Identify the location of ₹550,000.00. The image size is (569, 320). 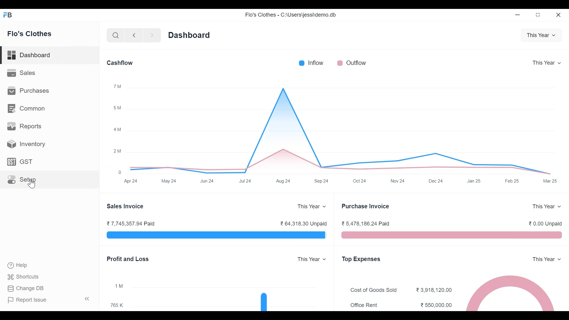
(434, 305).